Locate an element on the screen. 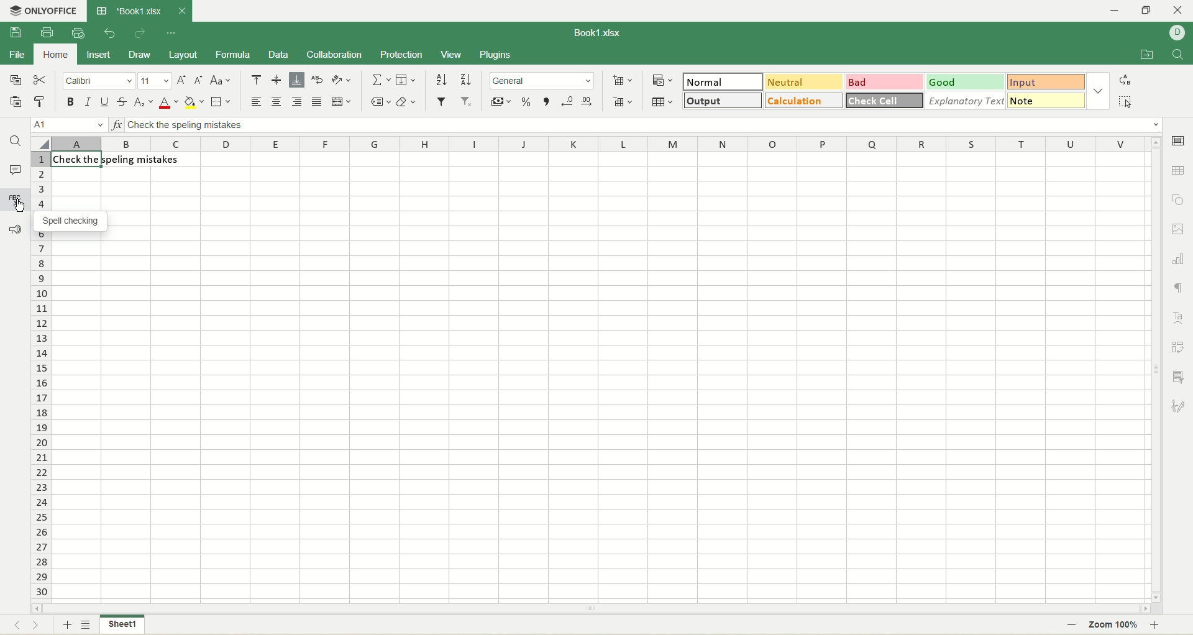 This screenshot has width=1193, height=635. fill is located at coordinates (406, 79).